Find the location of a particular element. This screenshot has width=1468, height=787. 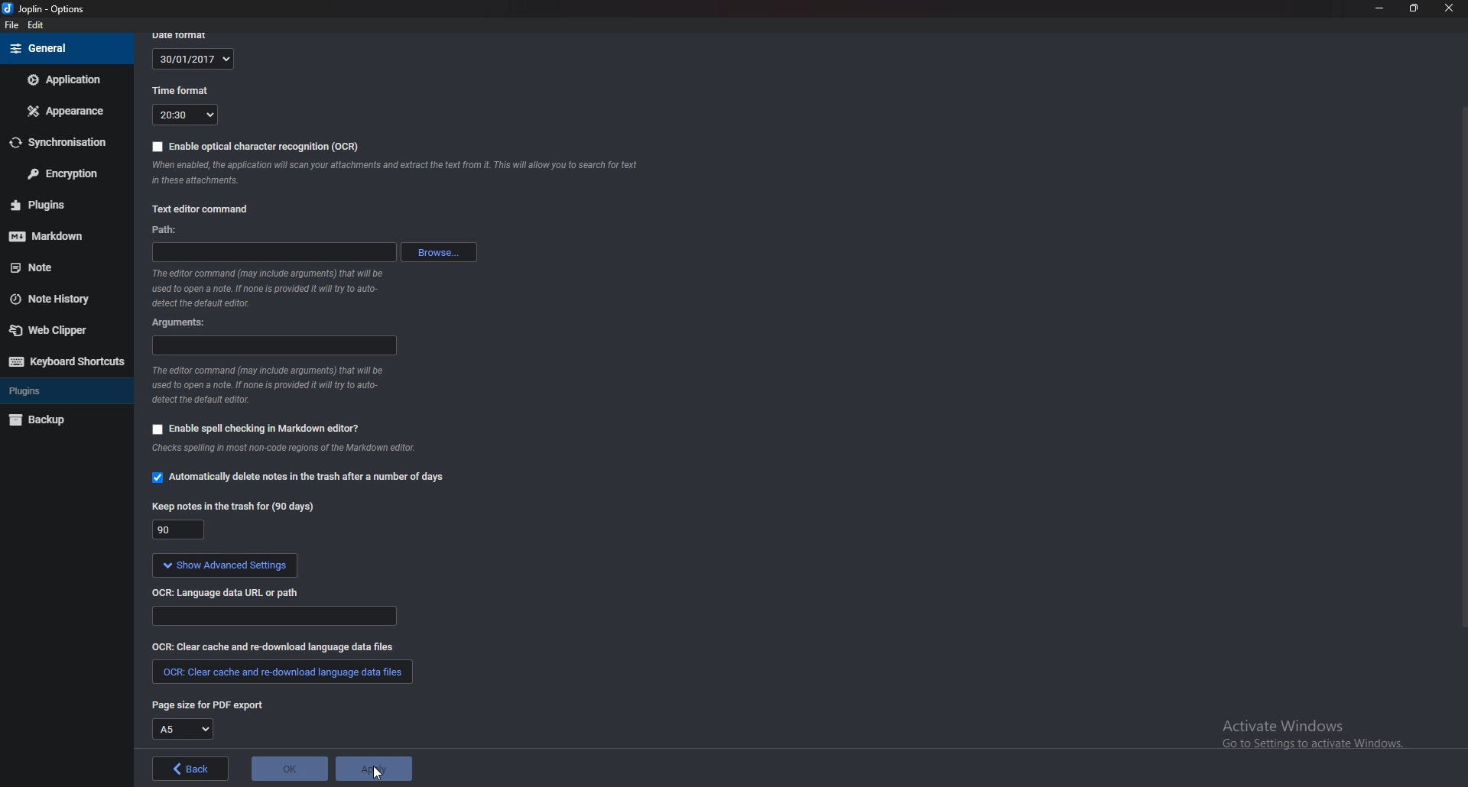

cursor is located at coordinates (377, 772).